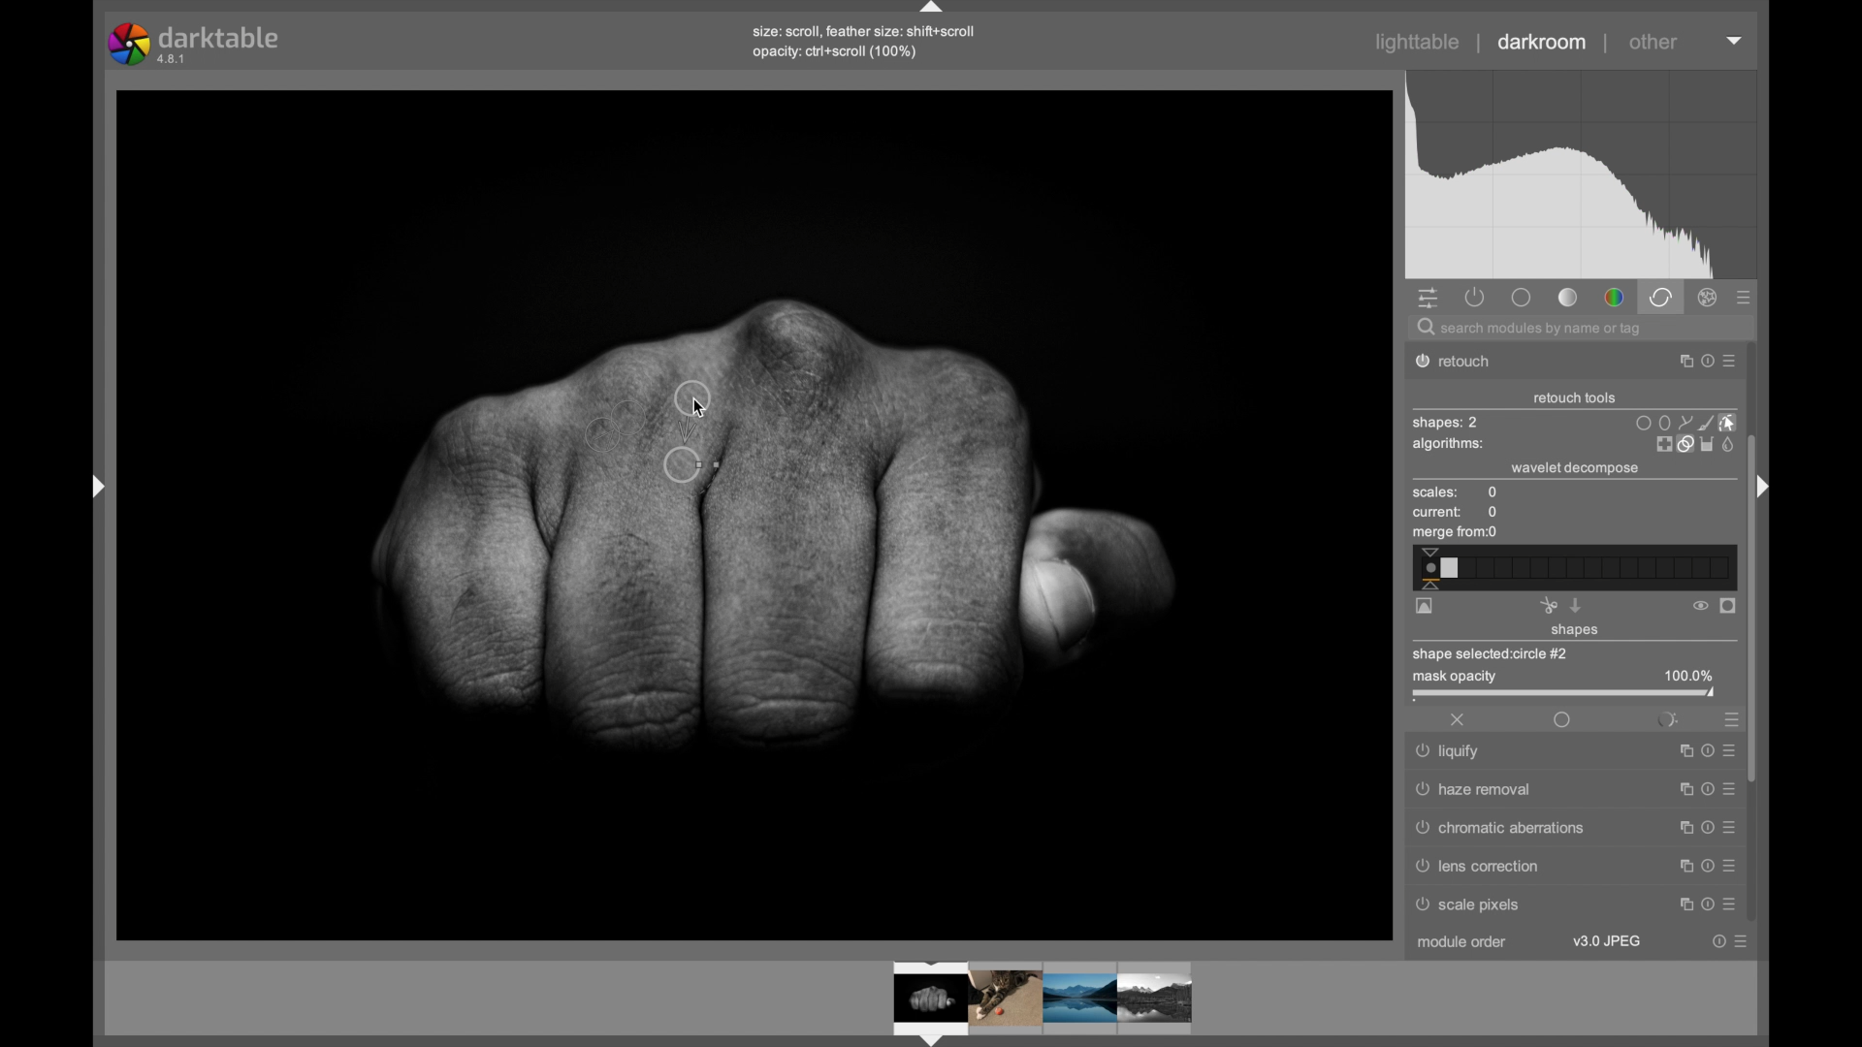  Describe the element at coordinates (1492, 866) in the screenshot. I see `lens correction` at that location.